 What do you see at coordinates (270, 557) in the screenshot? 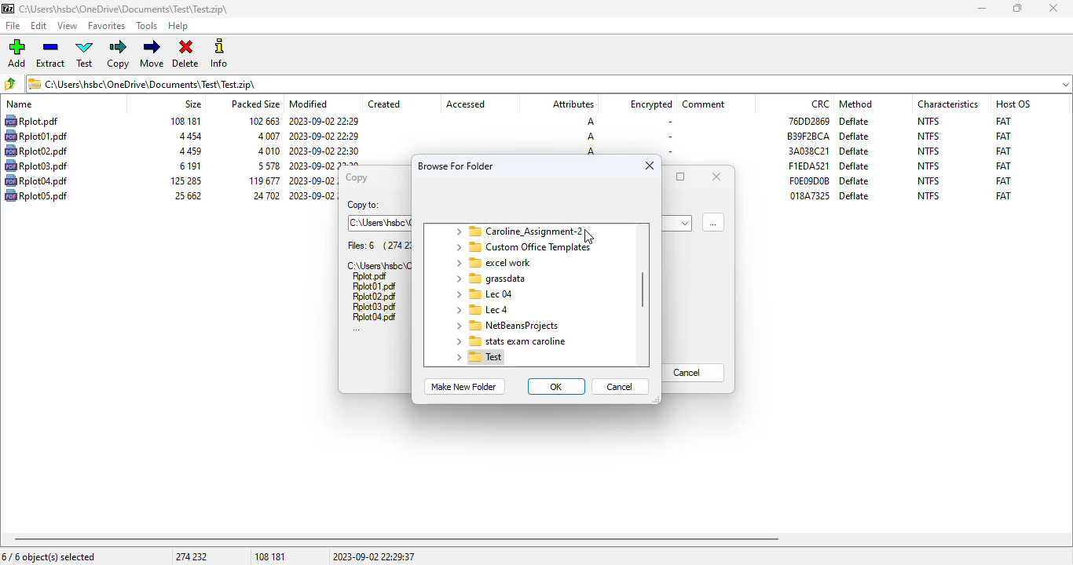
I see `108 181` at bounding box center [270, 557].